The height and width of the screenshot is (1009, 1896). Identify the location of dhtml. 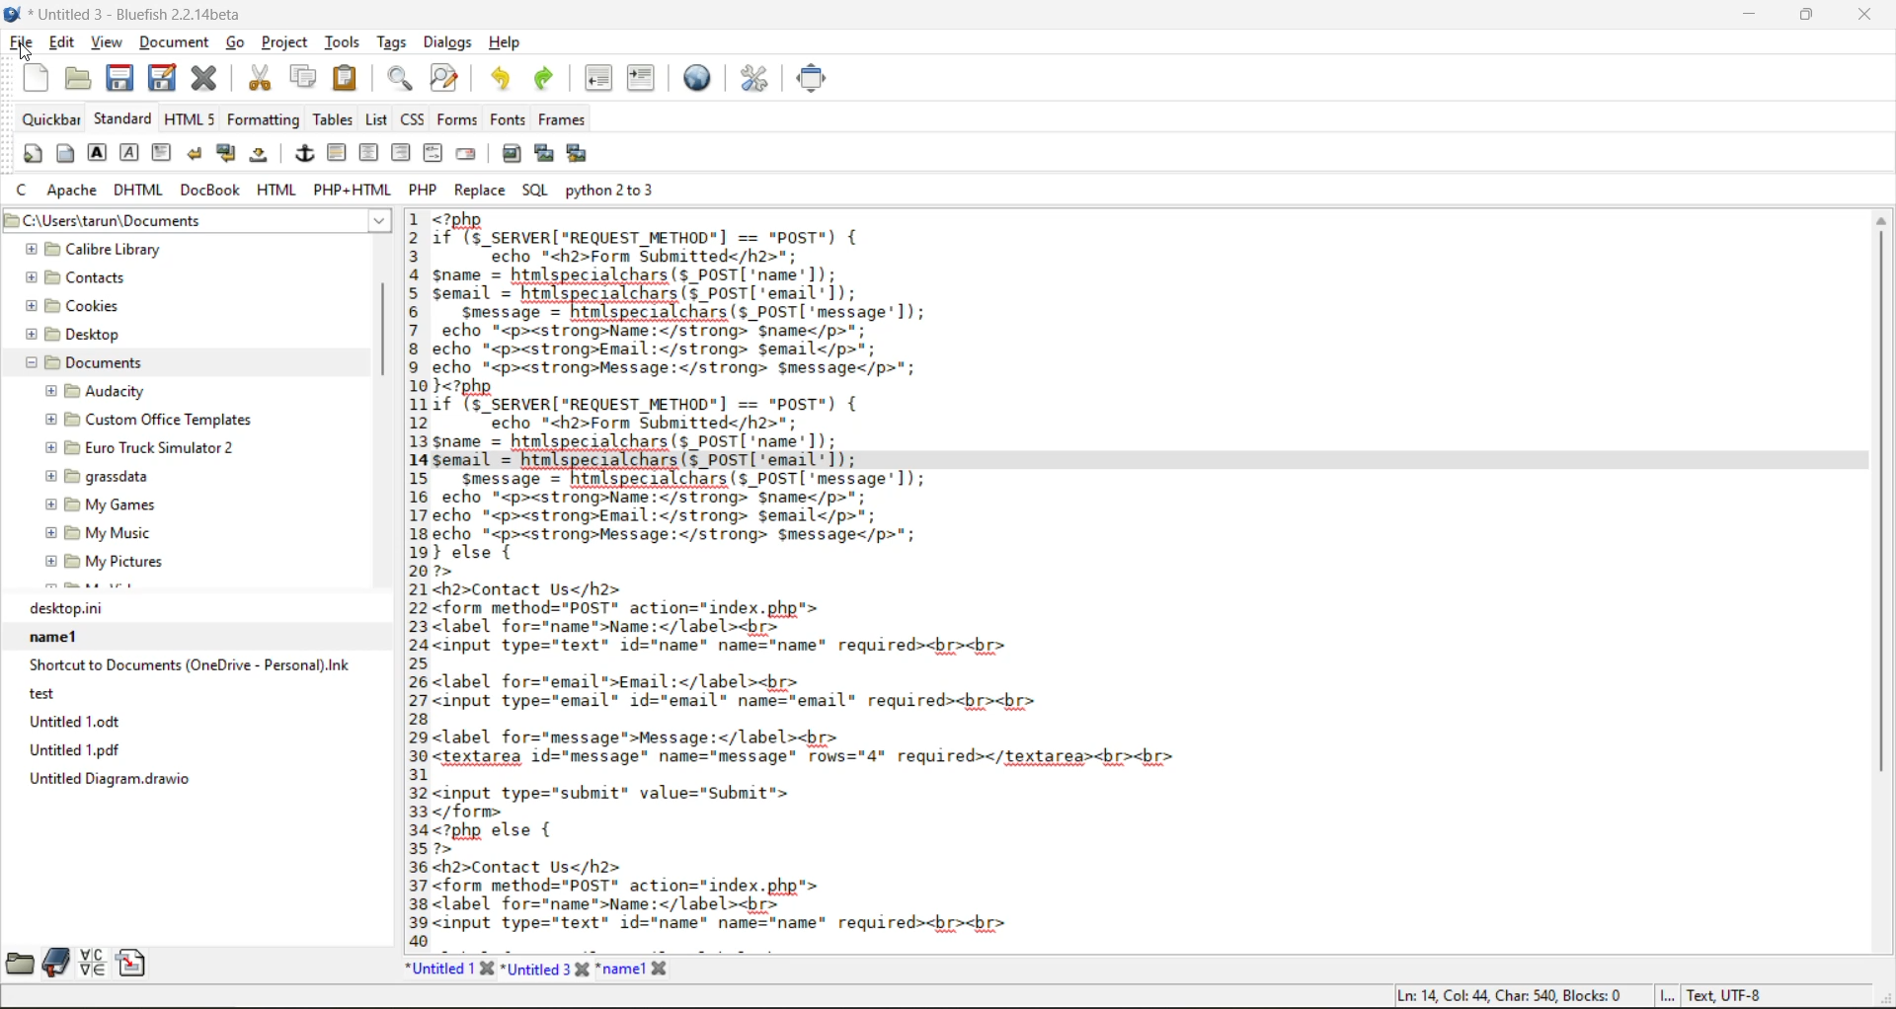
(139, 192).